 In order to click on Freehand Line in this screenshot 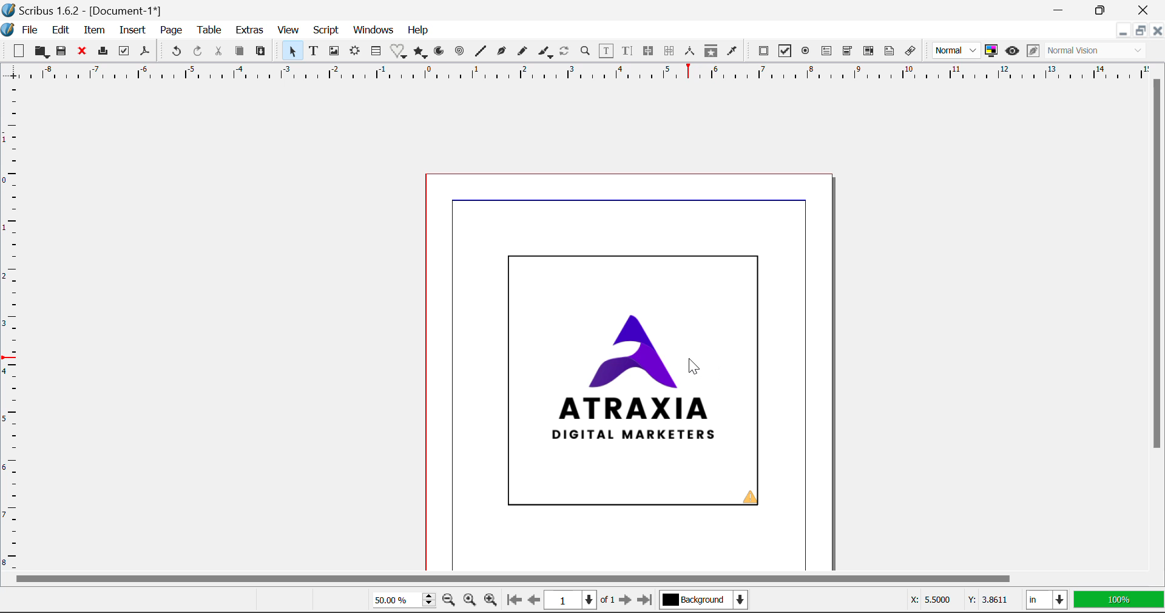, I will do `click(524, 54)`.